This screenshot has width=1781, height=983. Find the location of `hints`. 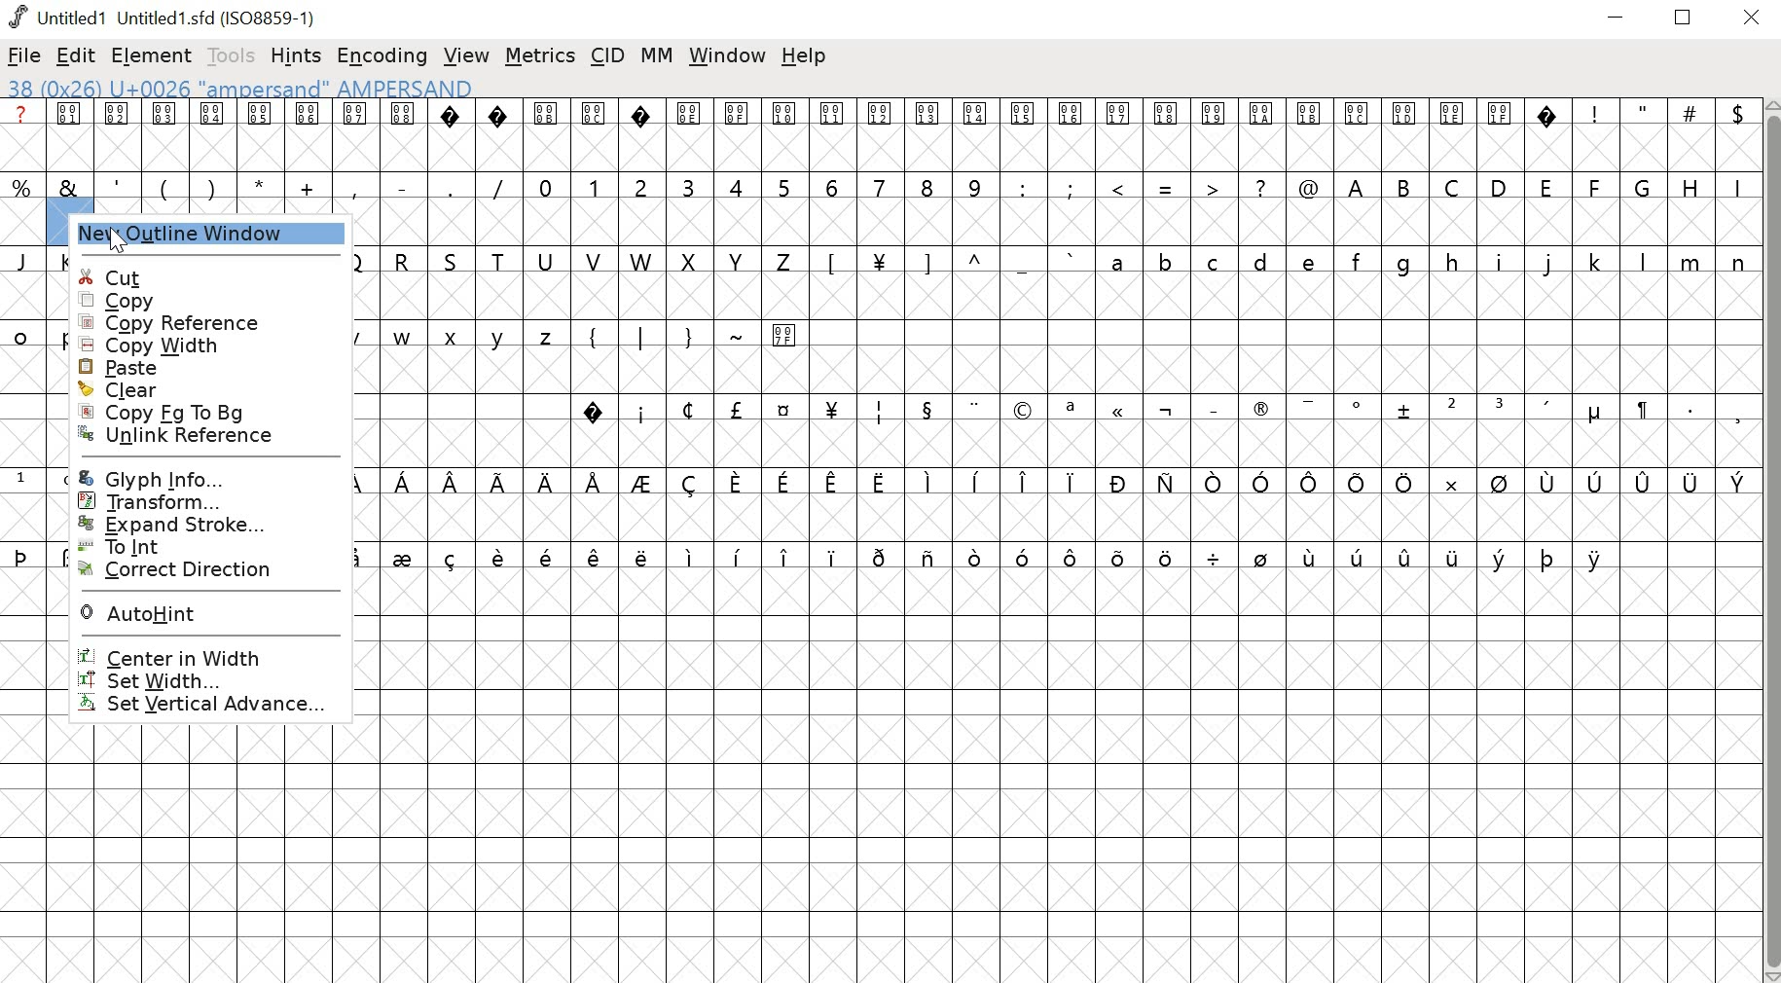

hints is located at coordinates (299, 55).